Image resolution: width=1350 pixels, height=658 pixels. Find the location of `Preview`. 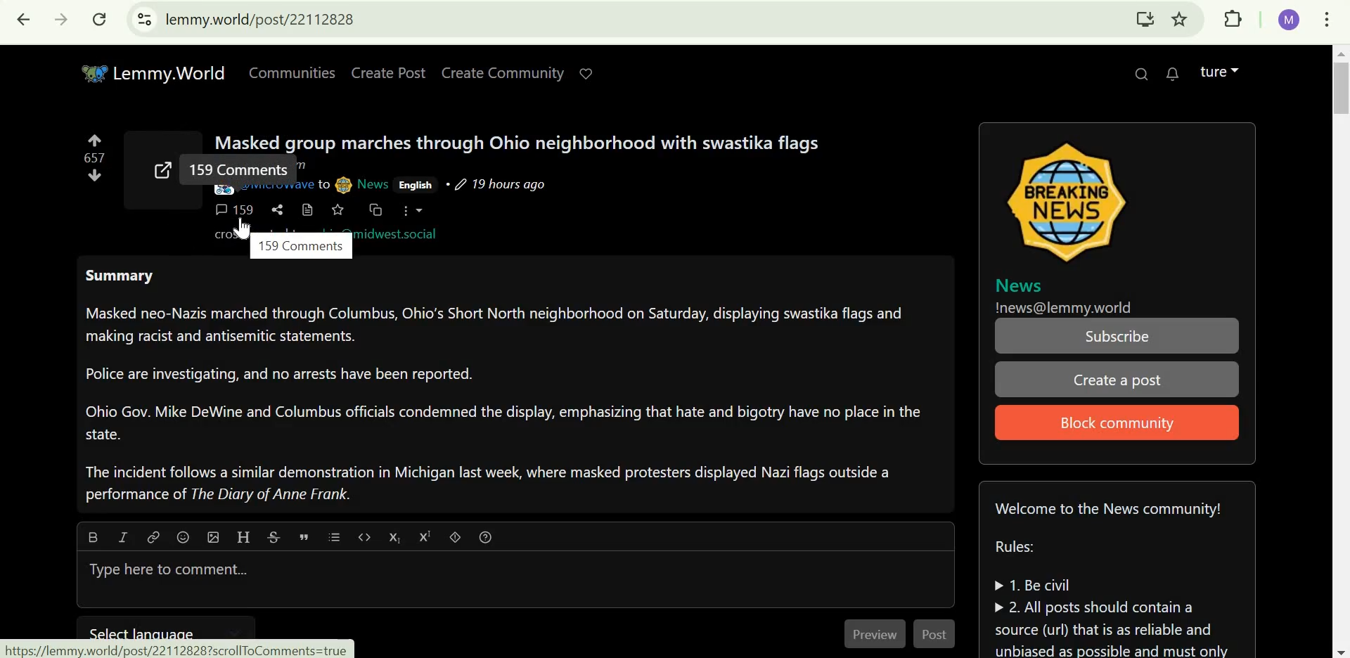

Preview is located at coordinates (871, 636).